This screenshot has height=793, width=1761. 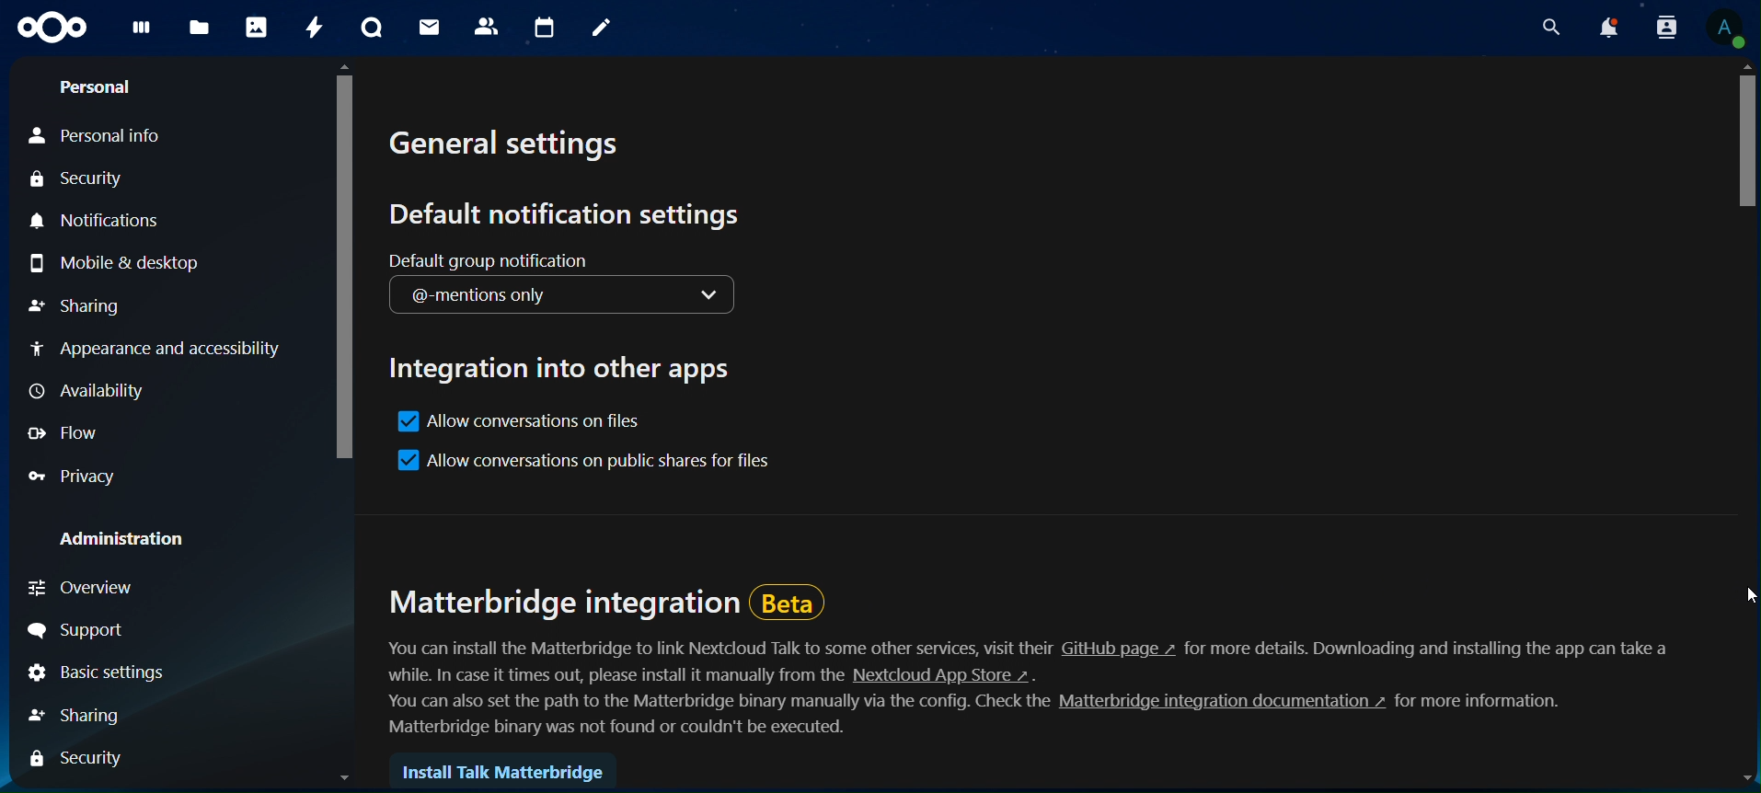 I want to click on notifications, so click(x=1609, y=28).